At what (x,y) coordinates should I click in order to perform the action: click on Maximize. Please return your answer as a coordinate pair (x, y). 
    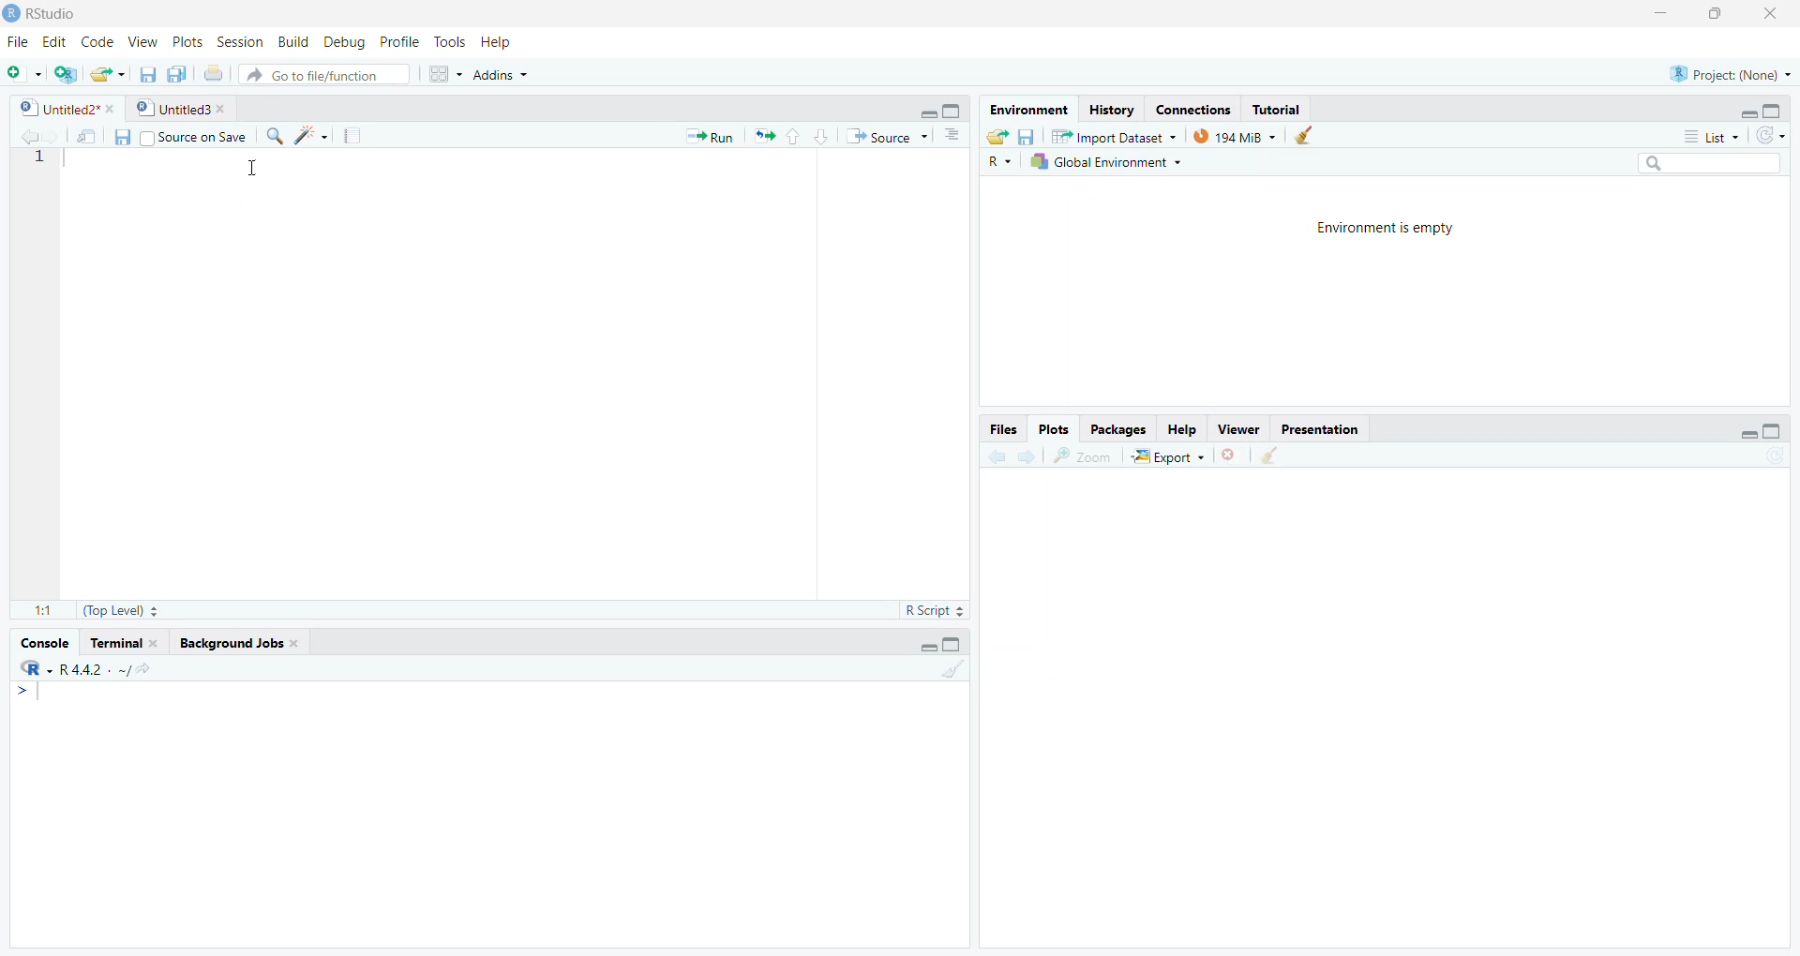
    Looking at the image, I should click on (1715, 14).